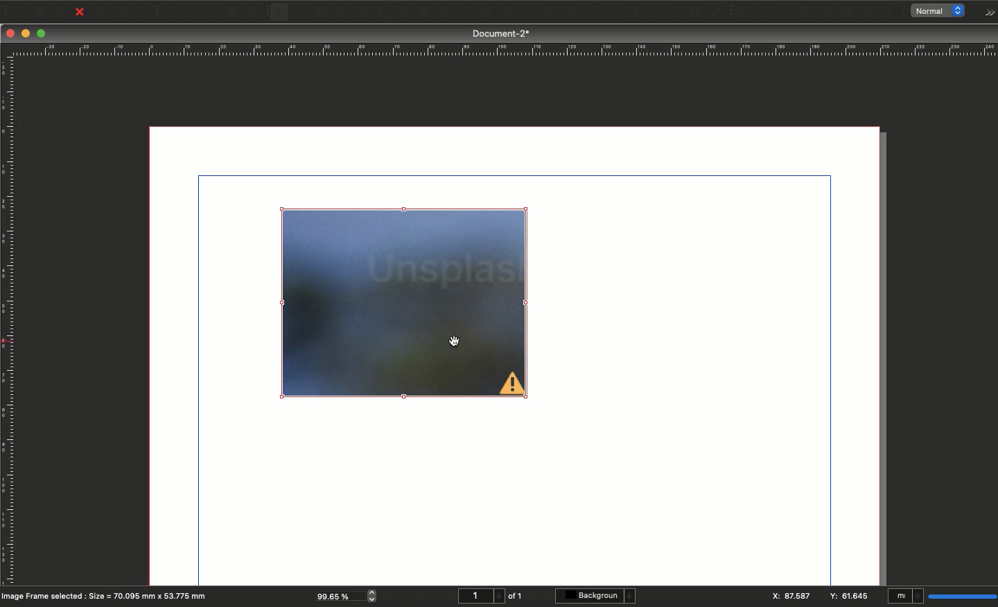 The width and height of the screenshot is (998, 607). What do you see at coordinates (80, 12) in the screenshot?
I see `Close` at bounding box center [80, 12].